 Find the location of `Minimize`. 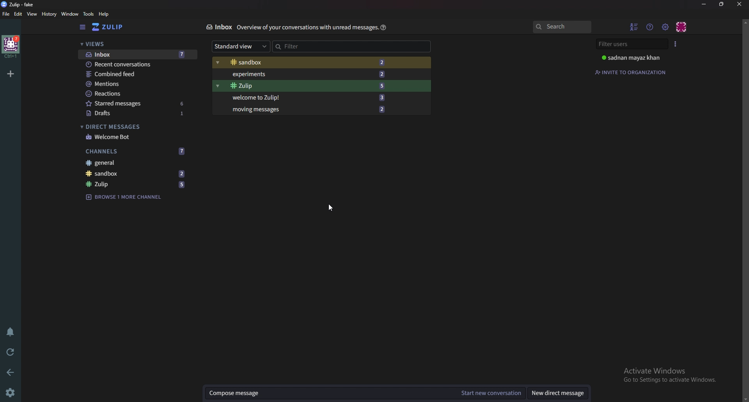

Minimize is located at coordinates (704, 4).